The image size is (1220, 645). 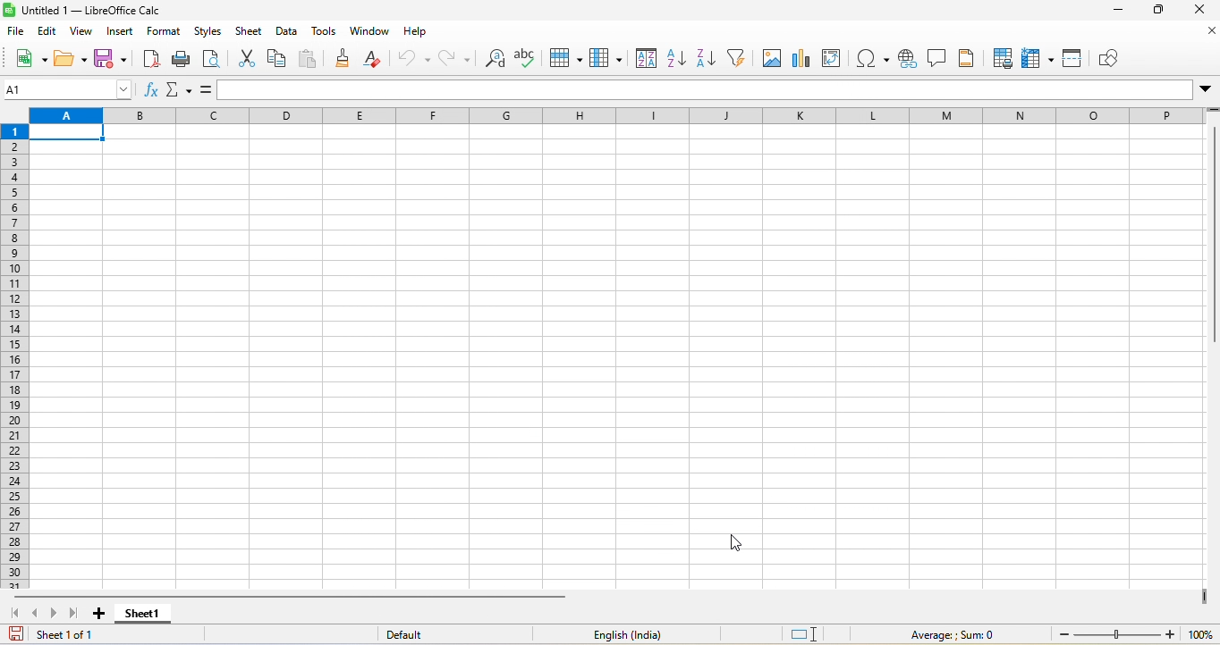 I want to click on first sheet, so click(x=14, y=614).